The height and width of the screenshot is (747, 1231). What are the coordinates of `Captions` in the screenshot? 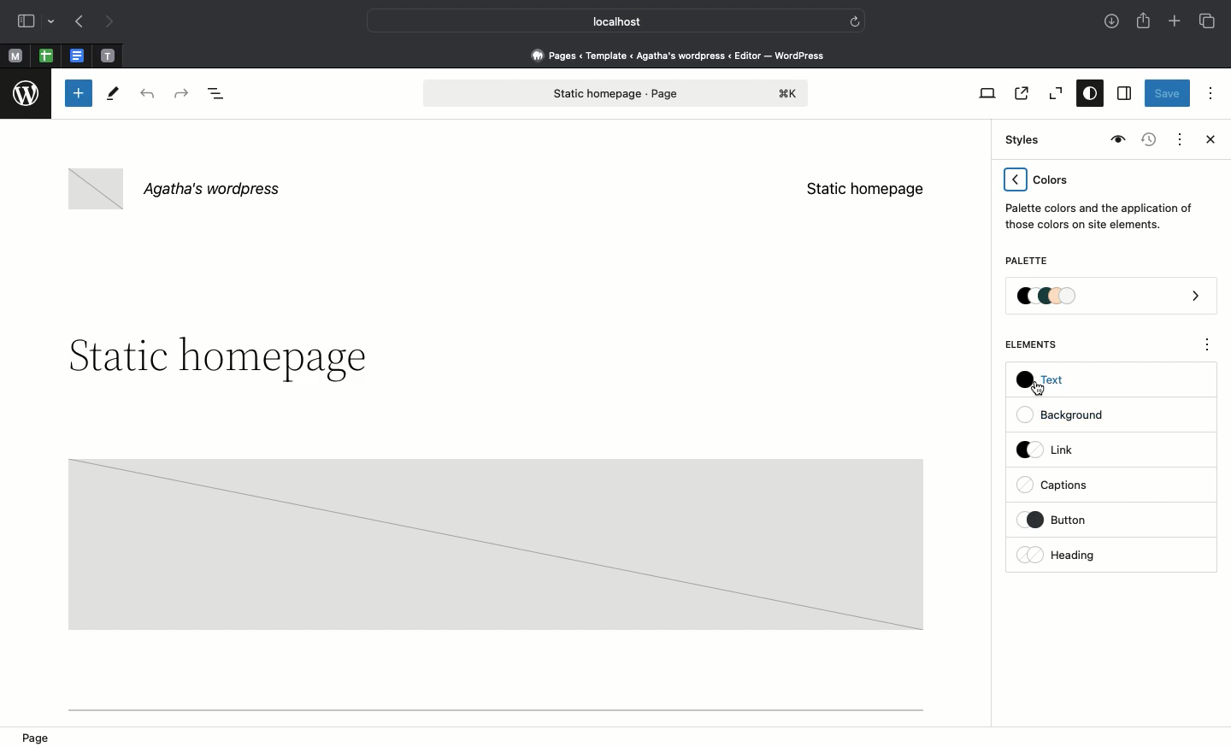 It's located at (1061, 486).